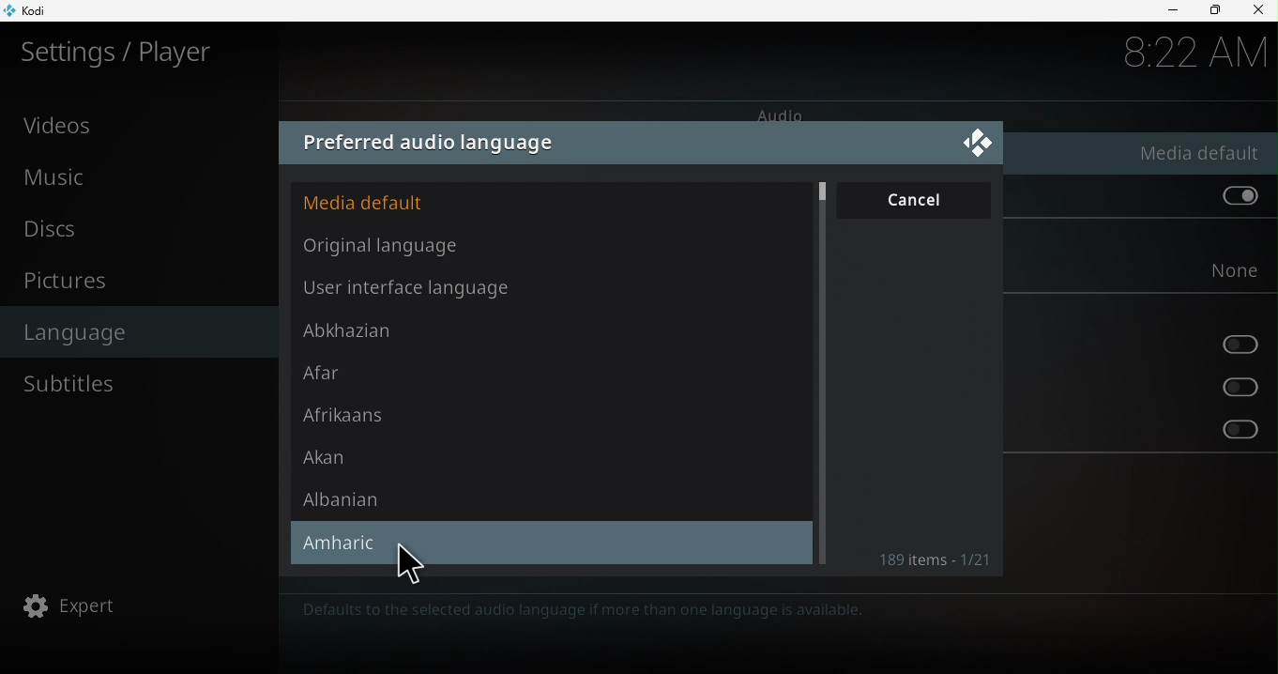 This screenshot has height=674, width=1278. What do you see at coordinates (1232, 386) in the screenshot?
I see `Prefer audio stream for the hearing impaired` at bounding box center [1232, 386].